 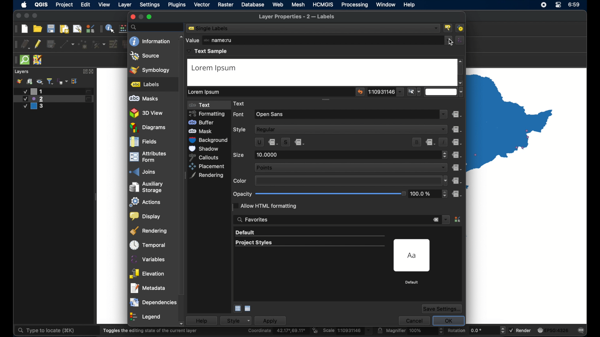 What do you see at coordinates (86, 4) in the screenshot?
I see `edit` at bounding box center [86, 4].